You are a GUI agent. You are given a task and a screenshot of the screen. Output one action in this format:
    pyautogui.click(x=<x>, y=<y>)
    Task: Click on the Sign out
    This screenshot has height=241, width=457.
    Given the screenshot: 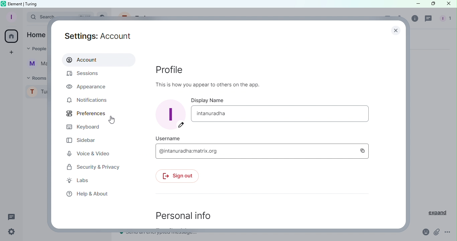 What is the action you would take?
    pyautogui.click(x=176, y=176)
    